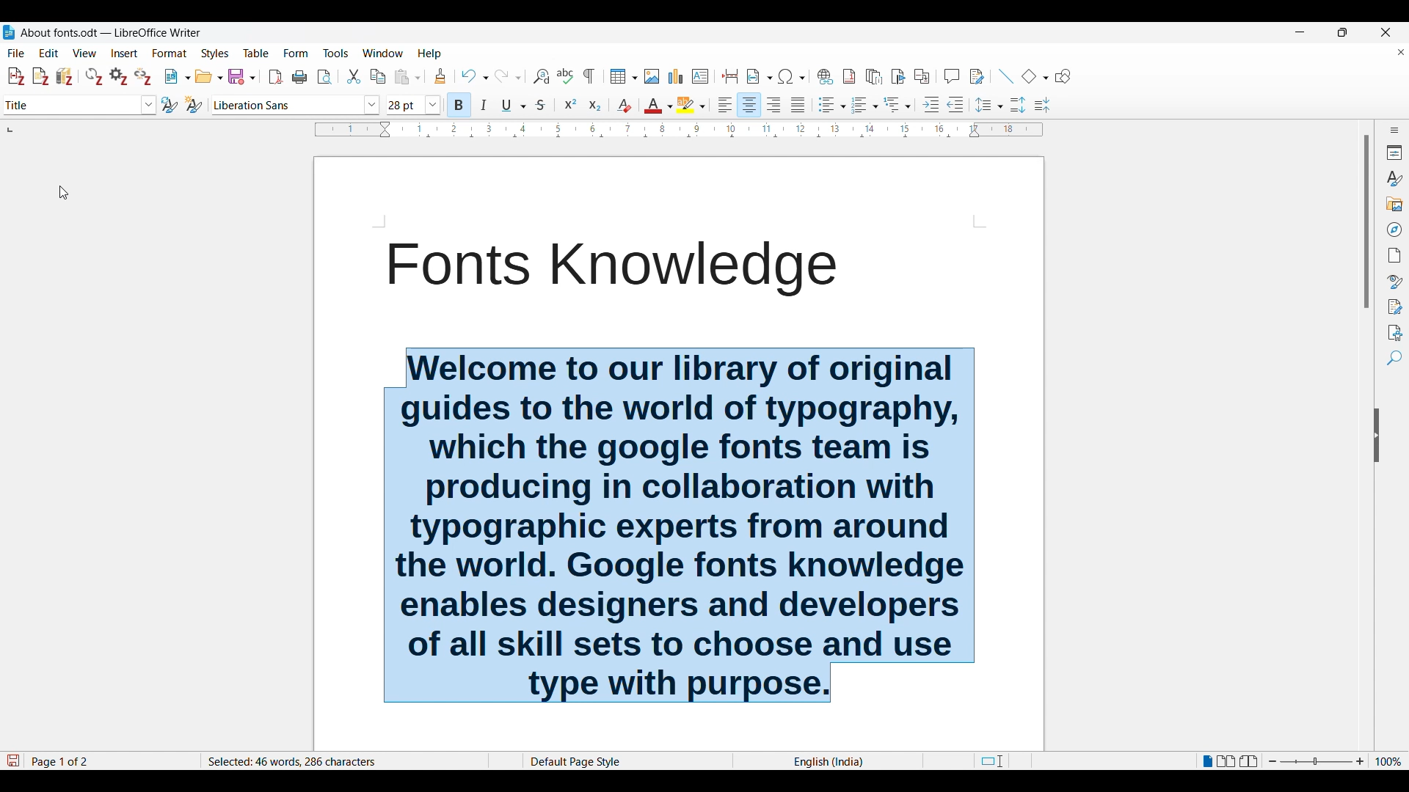 This screenshot has height=792, width=1409. I want to click on Cut, so click(354, 76).